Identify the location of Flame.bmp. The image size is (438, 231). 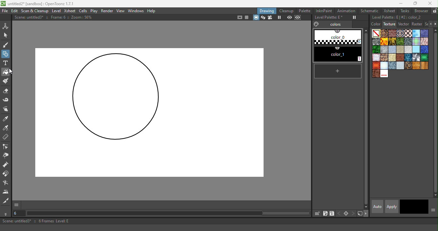
(384, 41).